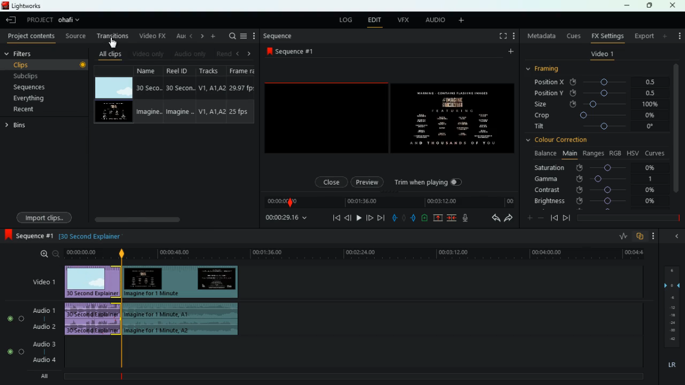 The image size is (685, 385). Describe the element at coordinates (451, 218) in the screenshot. I see `join` at that location.